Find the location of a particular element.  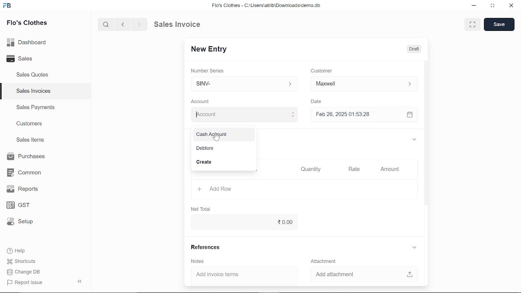

20.00 is located at coordinates (242, 222).